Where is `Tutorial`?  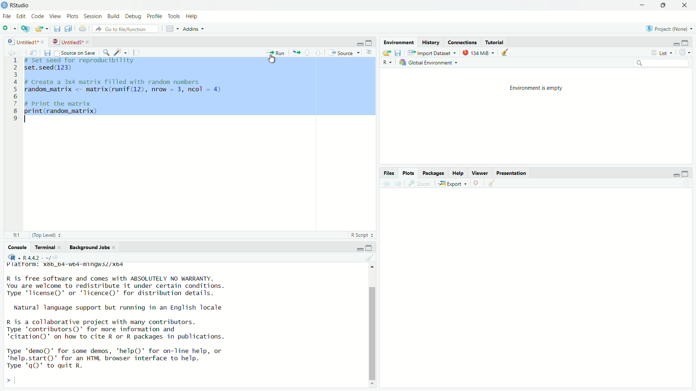 Tutorial is located at coordinates (495, 42).